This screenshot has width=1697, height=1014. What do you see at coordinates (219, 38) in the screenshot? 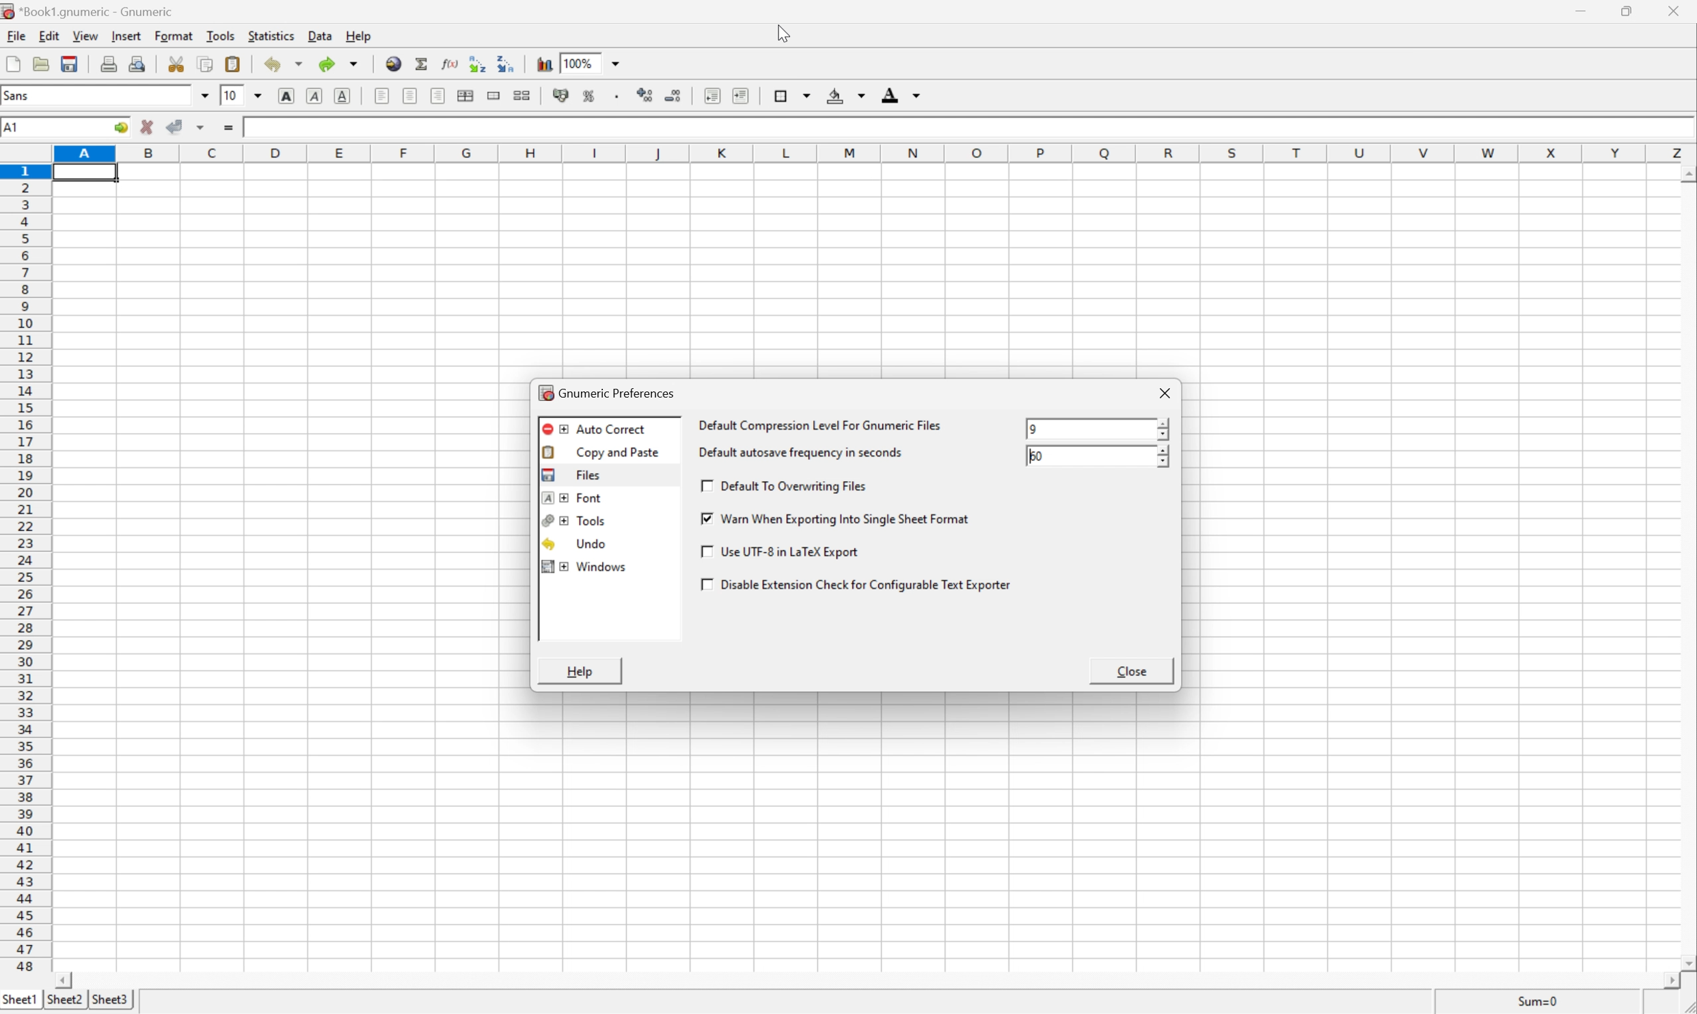
I see `tools` at bounding box center [219, 38].